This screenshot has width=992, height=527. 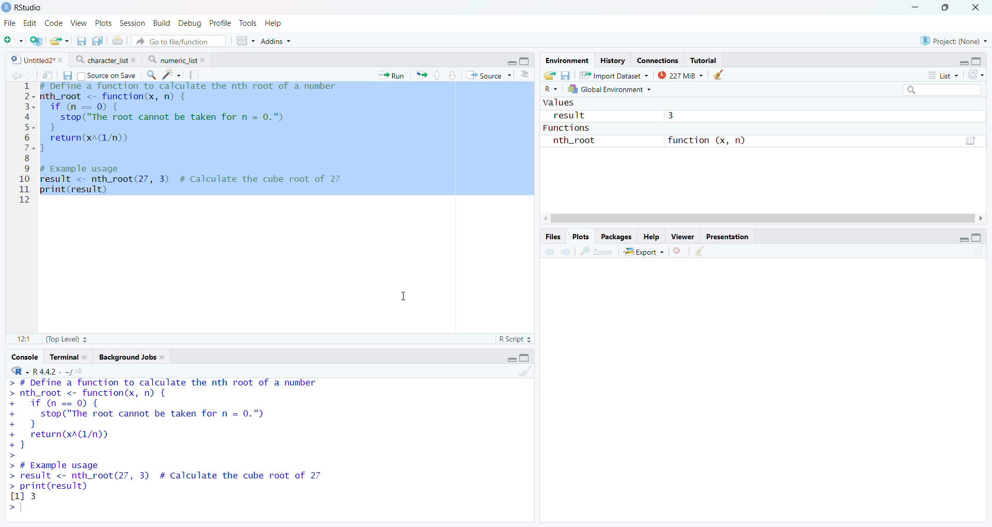 What do you see at coordinates (975, 74) in the screenshot?
I see `Refresh list` at bounding box center [975, 74].